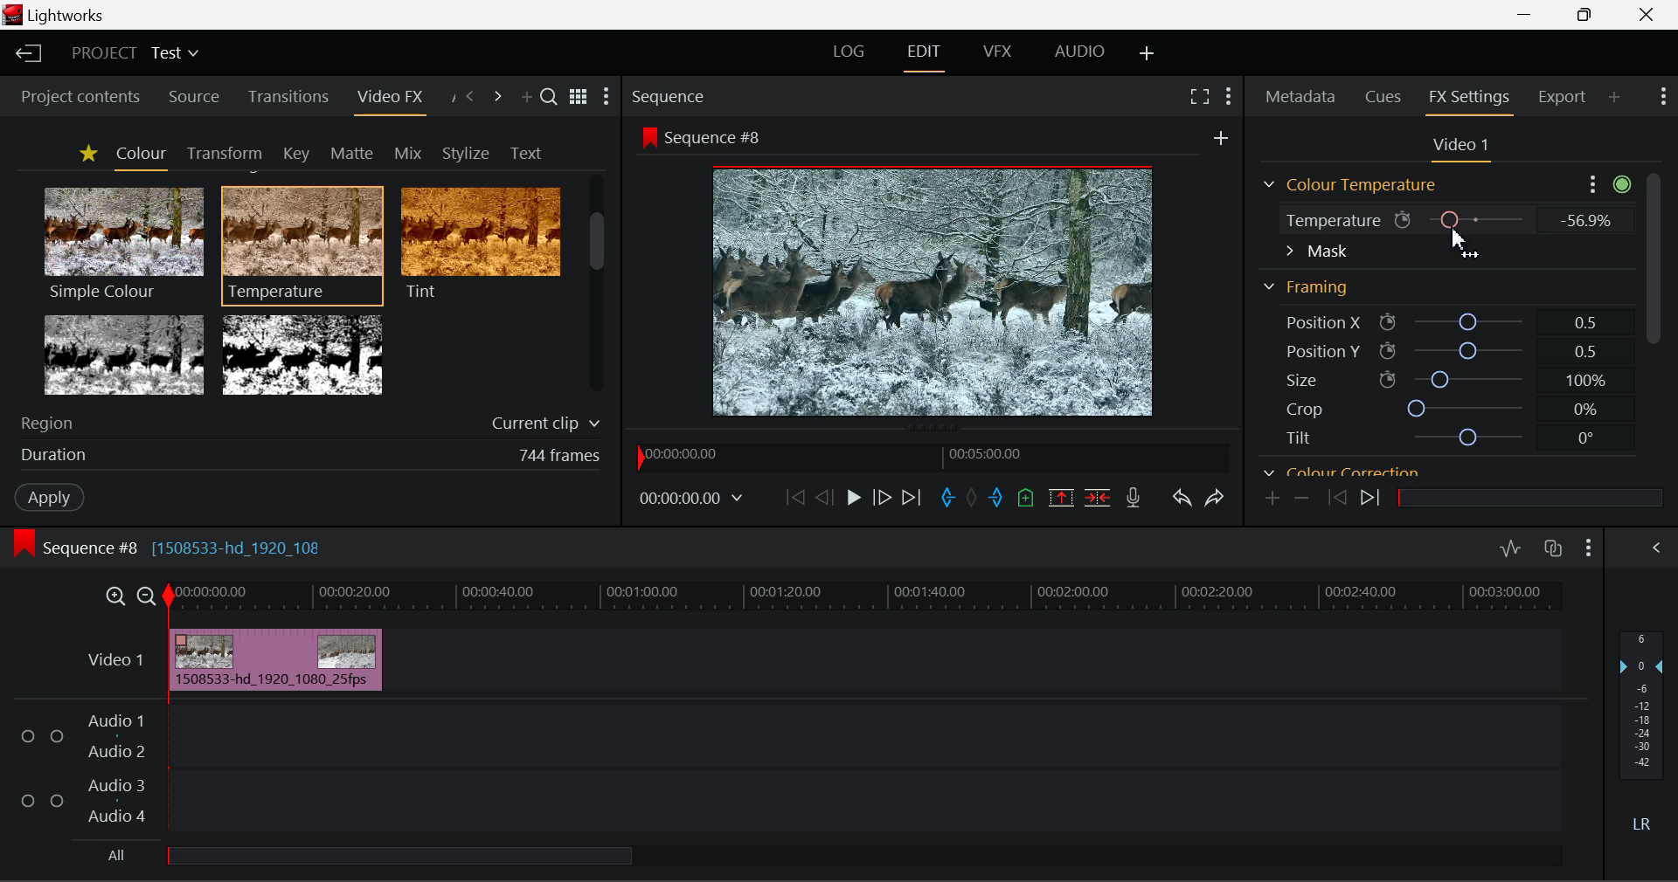 The width and height of the screenshot is (1678, 882). Describe the element at coordinates (524, 96) in the screenshot. I see `Add Panel` at that location.